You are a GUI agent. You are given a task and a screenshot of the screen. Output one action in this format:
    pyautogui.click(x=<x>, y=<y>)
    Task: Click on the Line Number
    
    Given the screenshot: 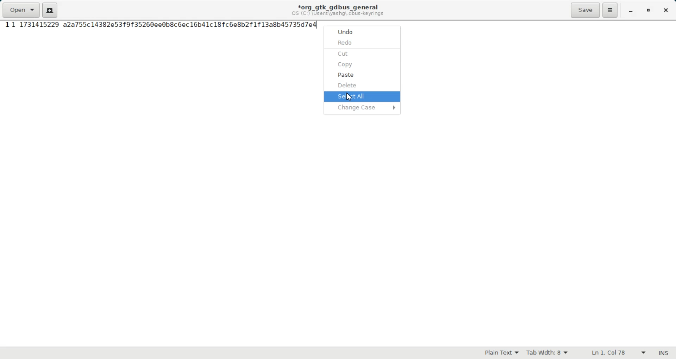 What is the action you would take?
    pyautogui.click(x=6, y=25)
    